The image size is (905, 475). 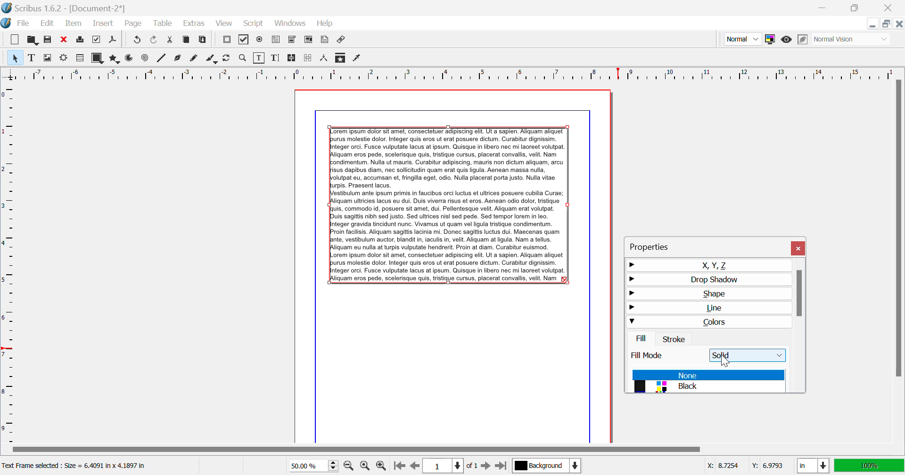 I want to click on Redo, so click(x=136, y=41).